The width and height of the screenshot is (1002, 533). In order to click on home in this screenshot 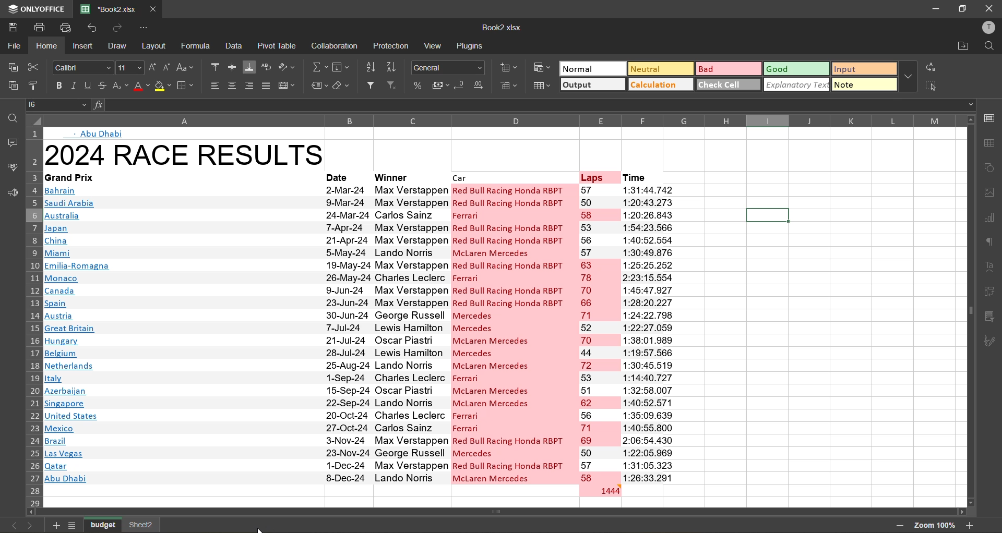, I will do `click(46, 46)`.